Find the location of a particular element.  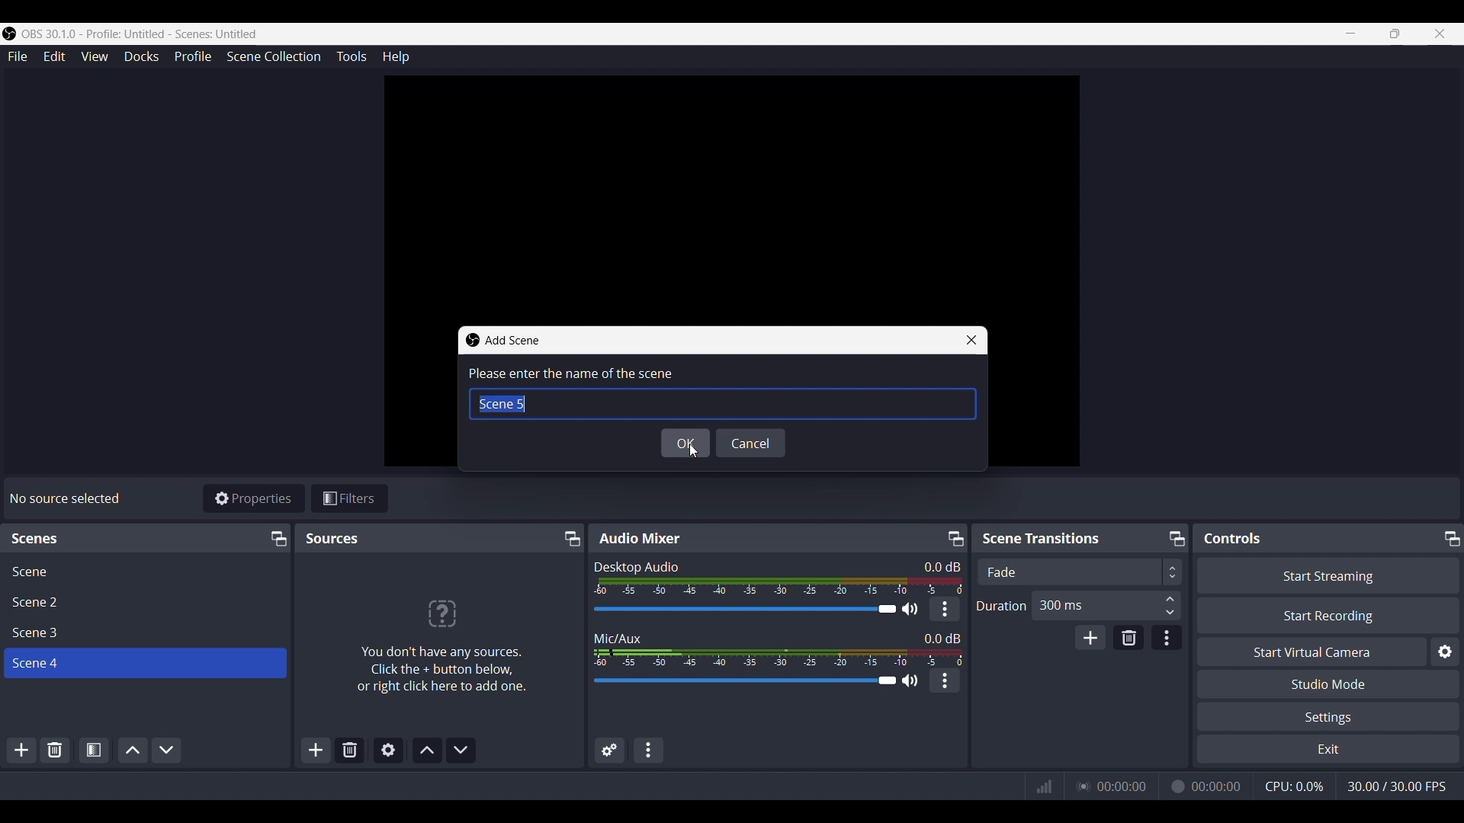

ADD SCENES is located at coordinates (23, 752).